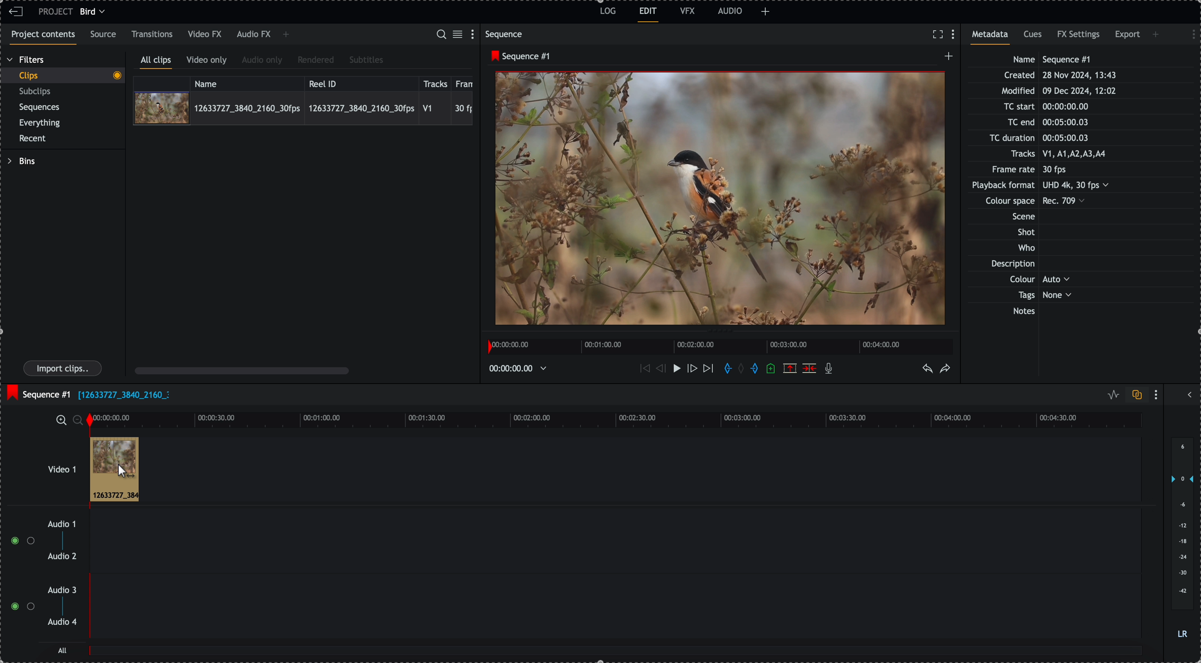  I want to click on file, so click(124, 396).